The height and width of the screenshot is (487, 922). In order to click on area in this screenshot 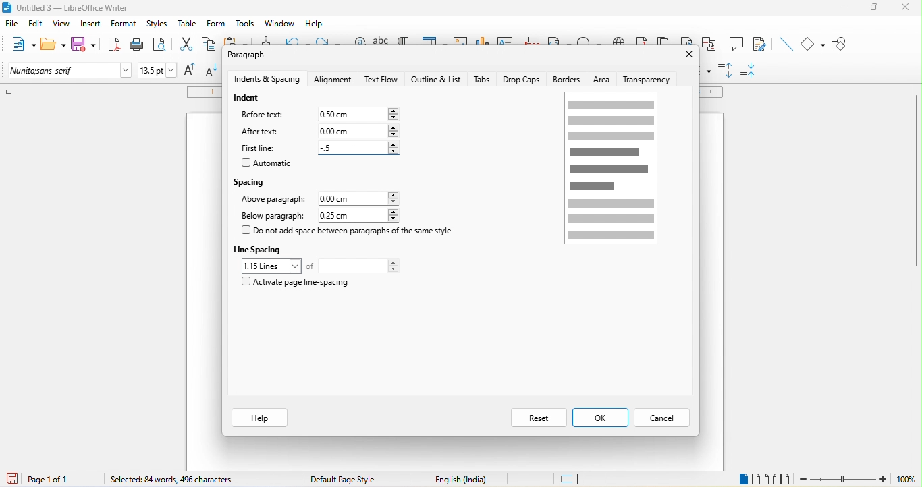, I will do `click(602, 80)`.